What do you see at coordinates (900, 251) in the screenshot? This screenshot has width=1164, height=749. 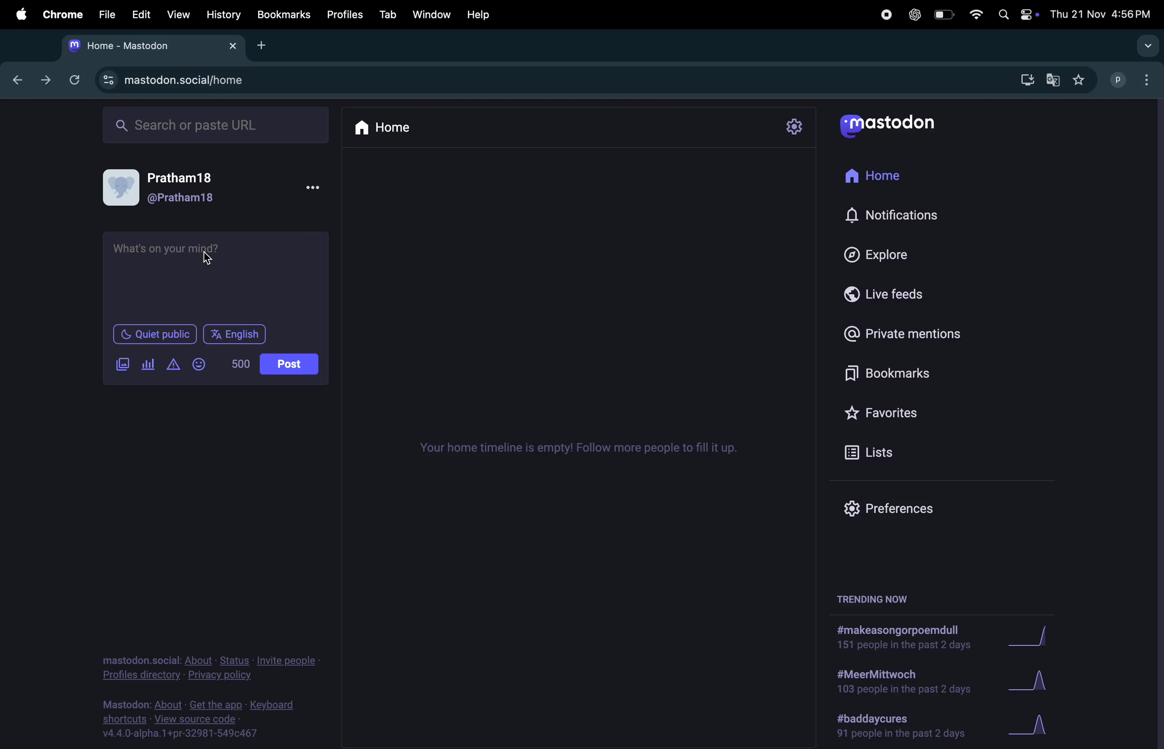 I see `explore` at bounding box center [900, 251].